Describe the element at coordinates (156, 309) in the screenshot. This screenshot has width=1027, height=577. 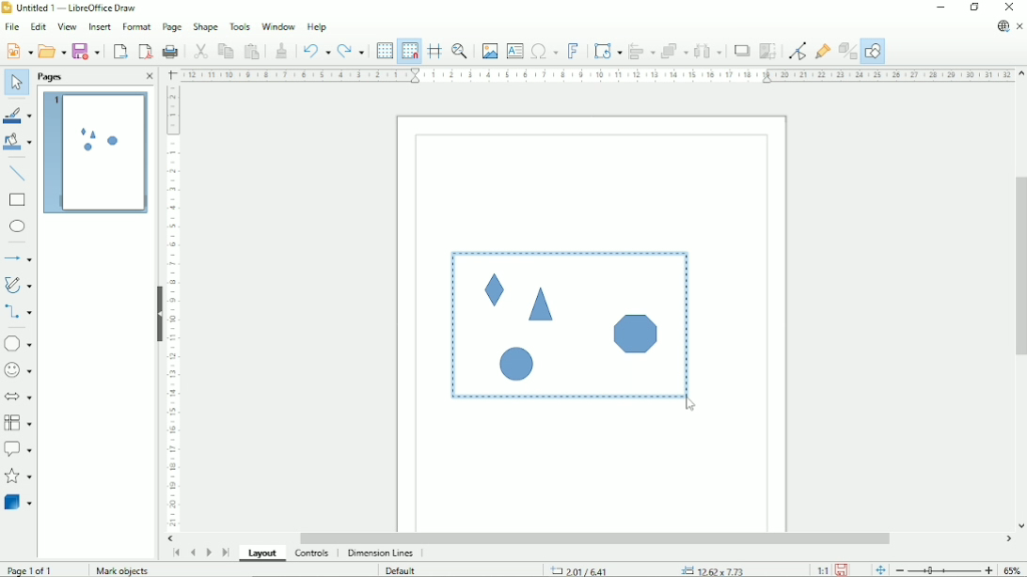
I see `Hide` at that location.